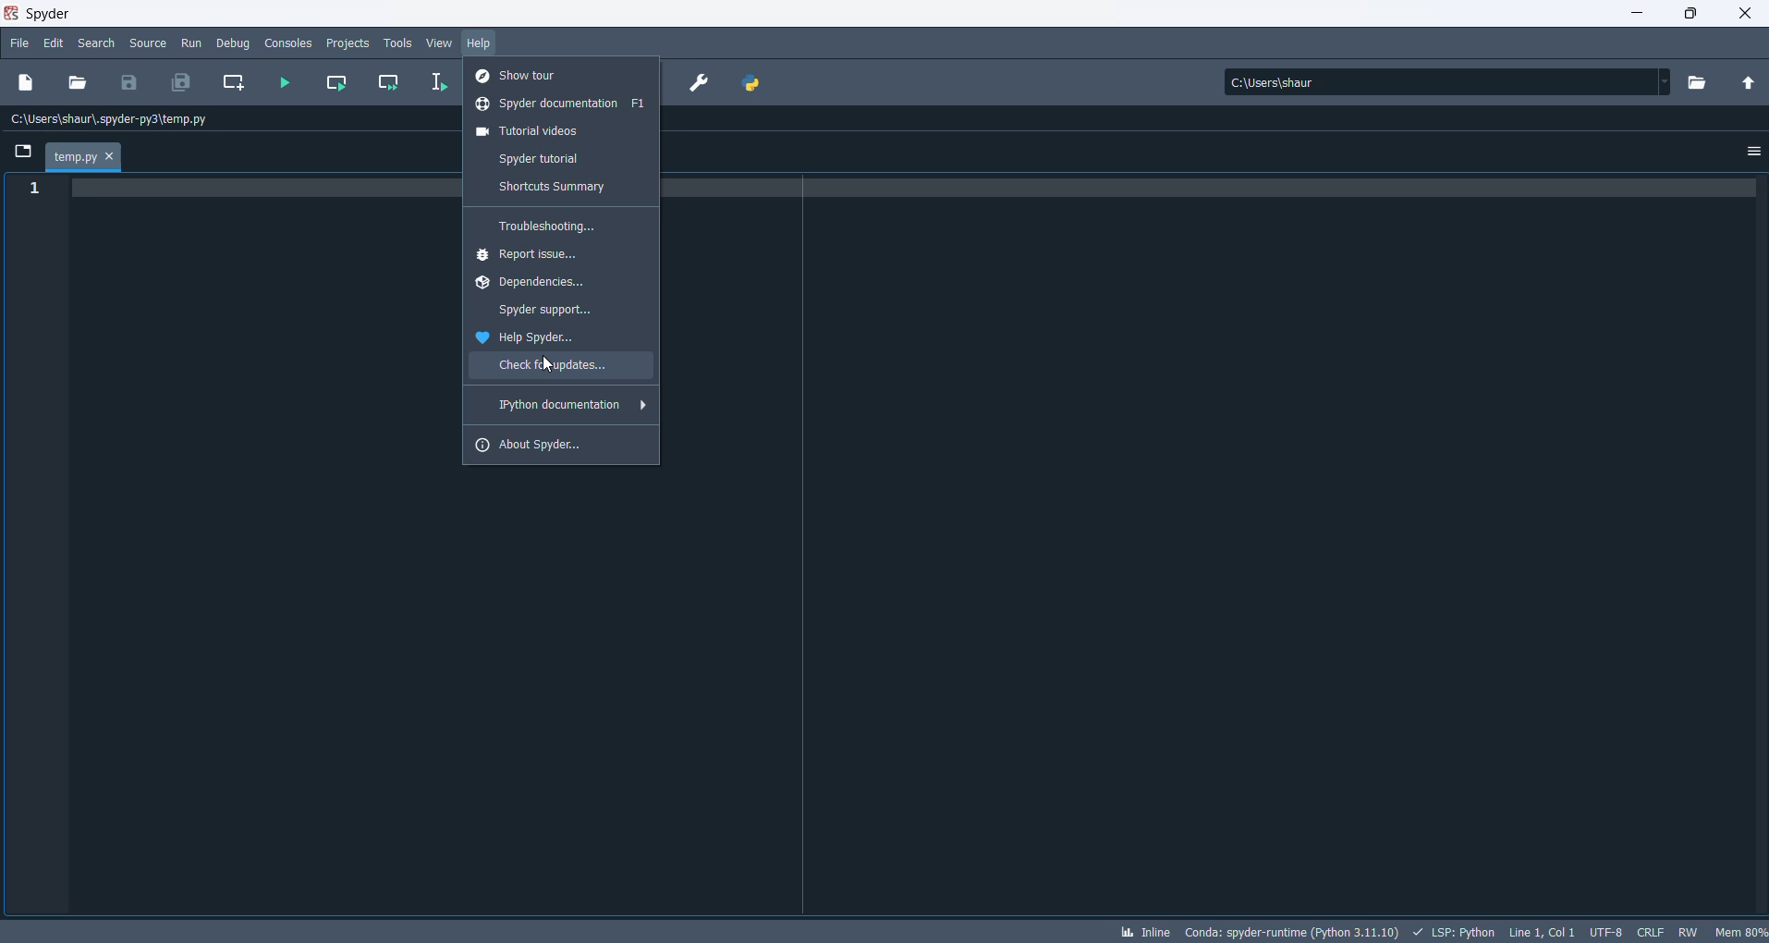 This screenshot has height=943, width=1769. What do you see at coordinates (288, 42) in the screenshot?
I see `consoles` at bounding box center [288, 42].